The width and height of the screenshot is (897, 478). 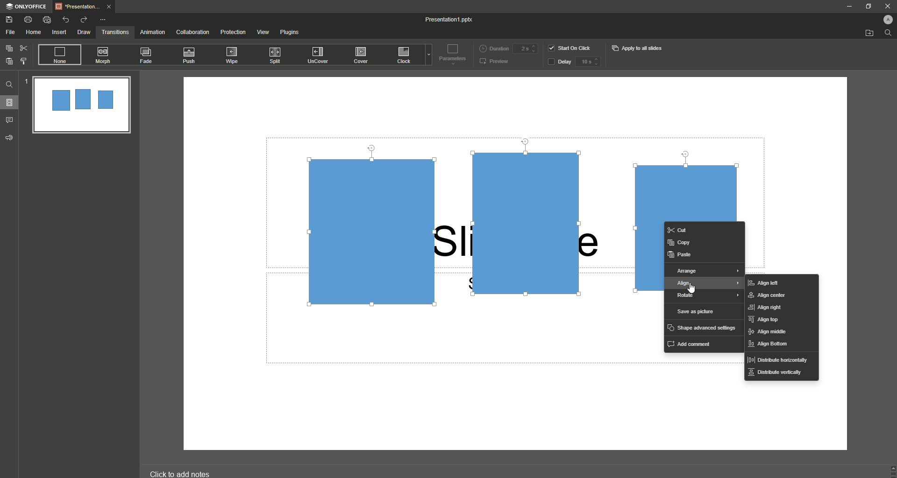 What do you see at coordinates (638, 48) in the screenshot?
I see `Apply to all slides` at bounding box center [638, 48].